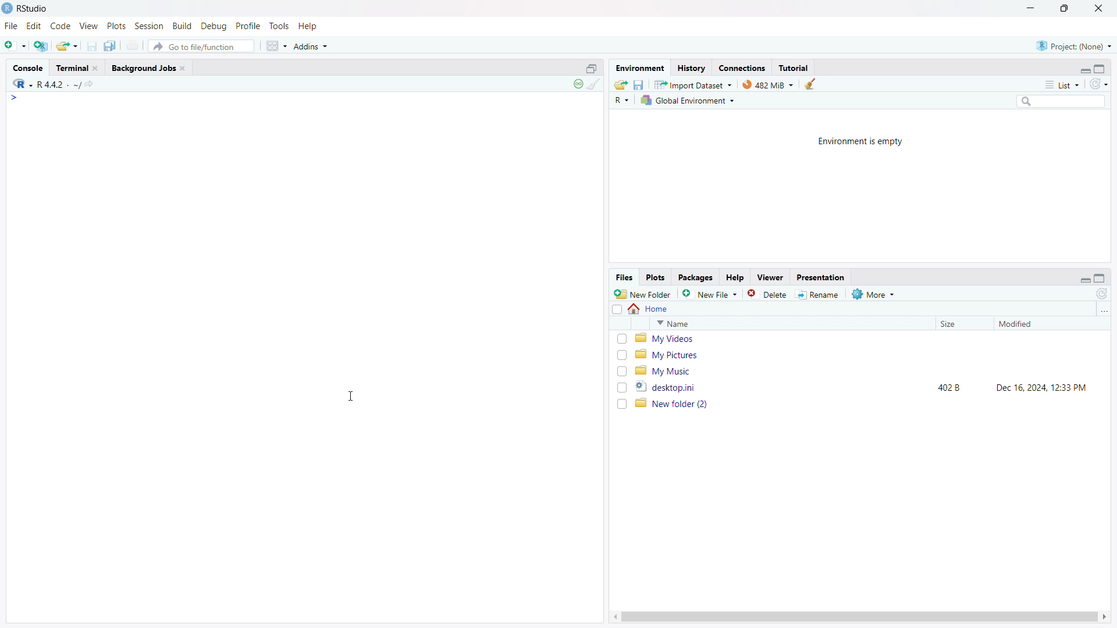 This screenshot has height=628, width=1117. What do you see at coordinates (59, 83) in the screenshot?
I see `R 4.4.2 . ~/` at bounding box center [59, 83].